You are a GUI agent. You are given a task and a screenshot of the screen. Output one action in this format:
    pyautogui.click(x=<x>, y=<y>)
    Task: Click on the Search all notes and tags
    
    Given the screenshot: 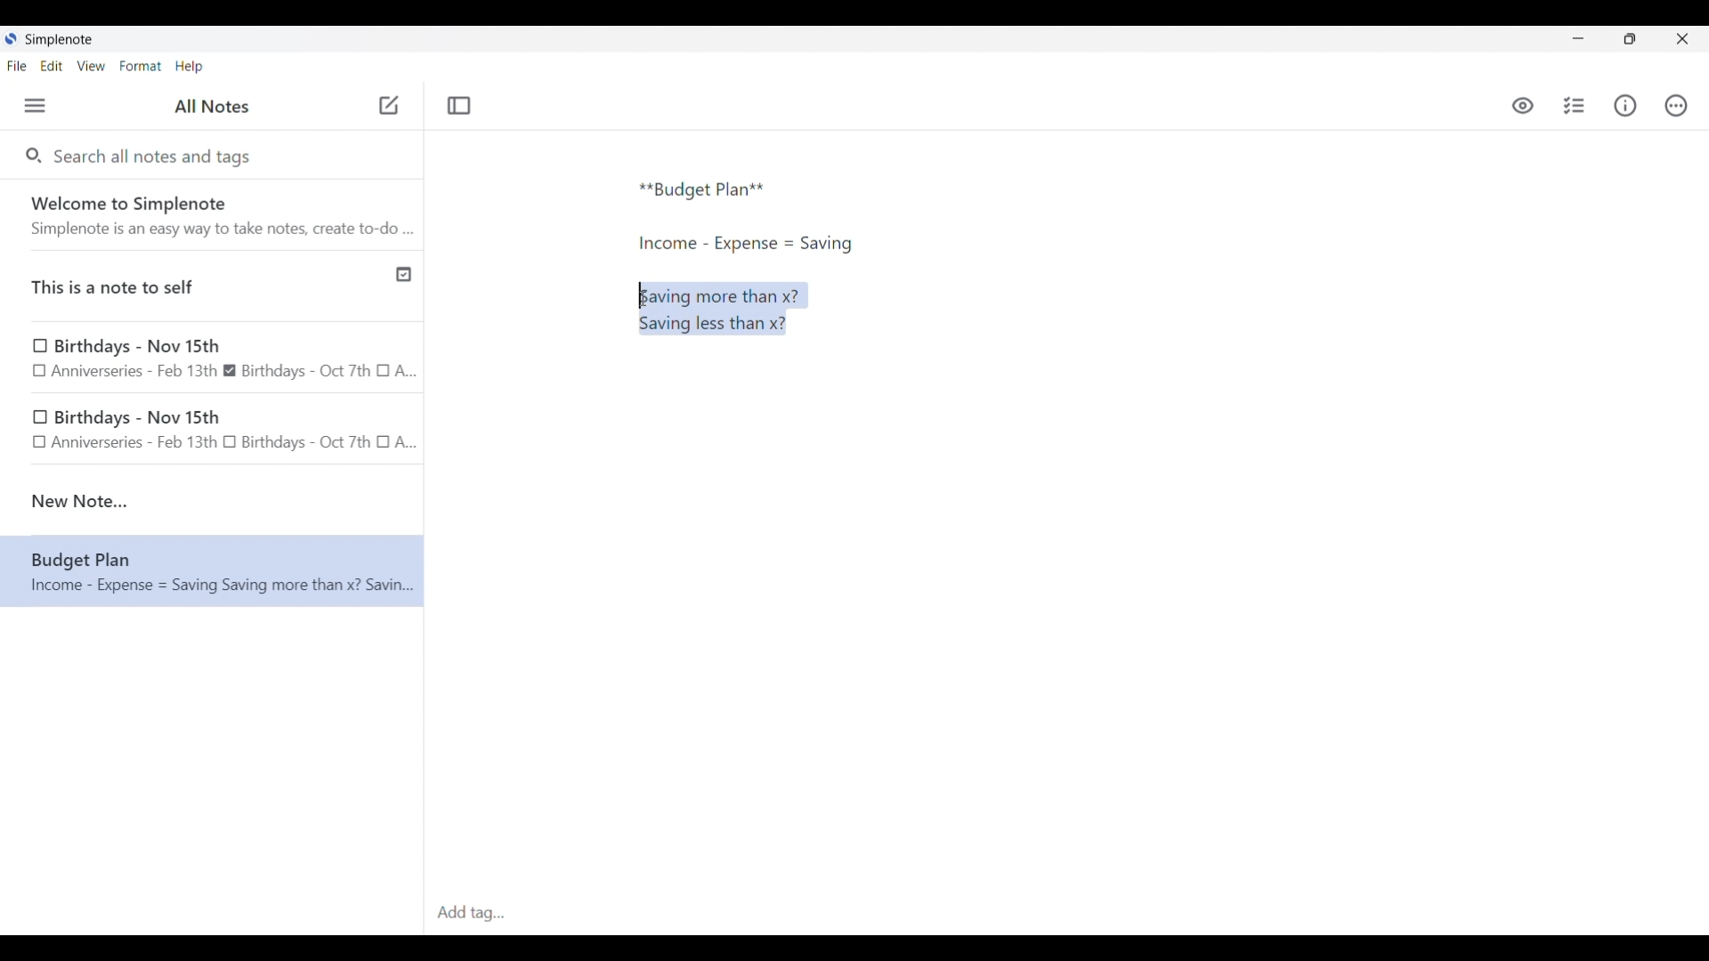 What is the action you would take?
    pyautogui.click(x=157, y=155)
    